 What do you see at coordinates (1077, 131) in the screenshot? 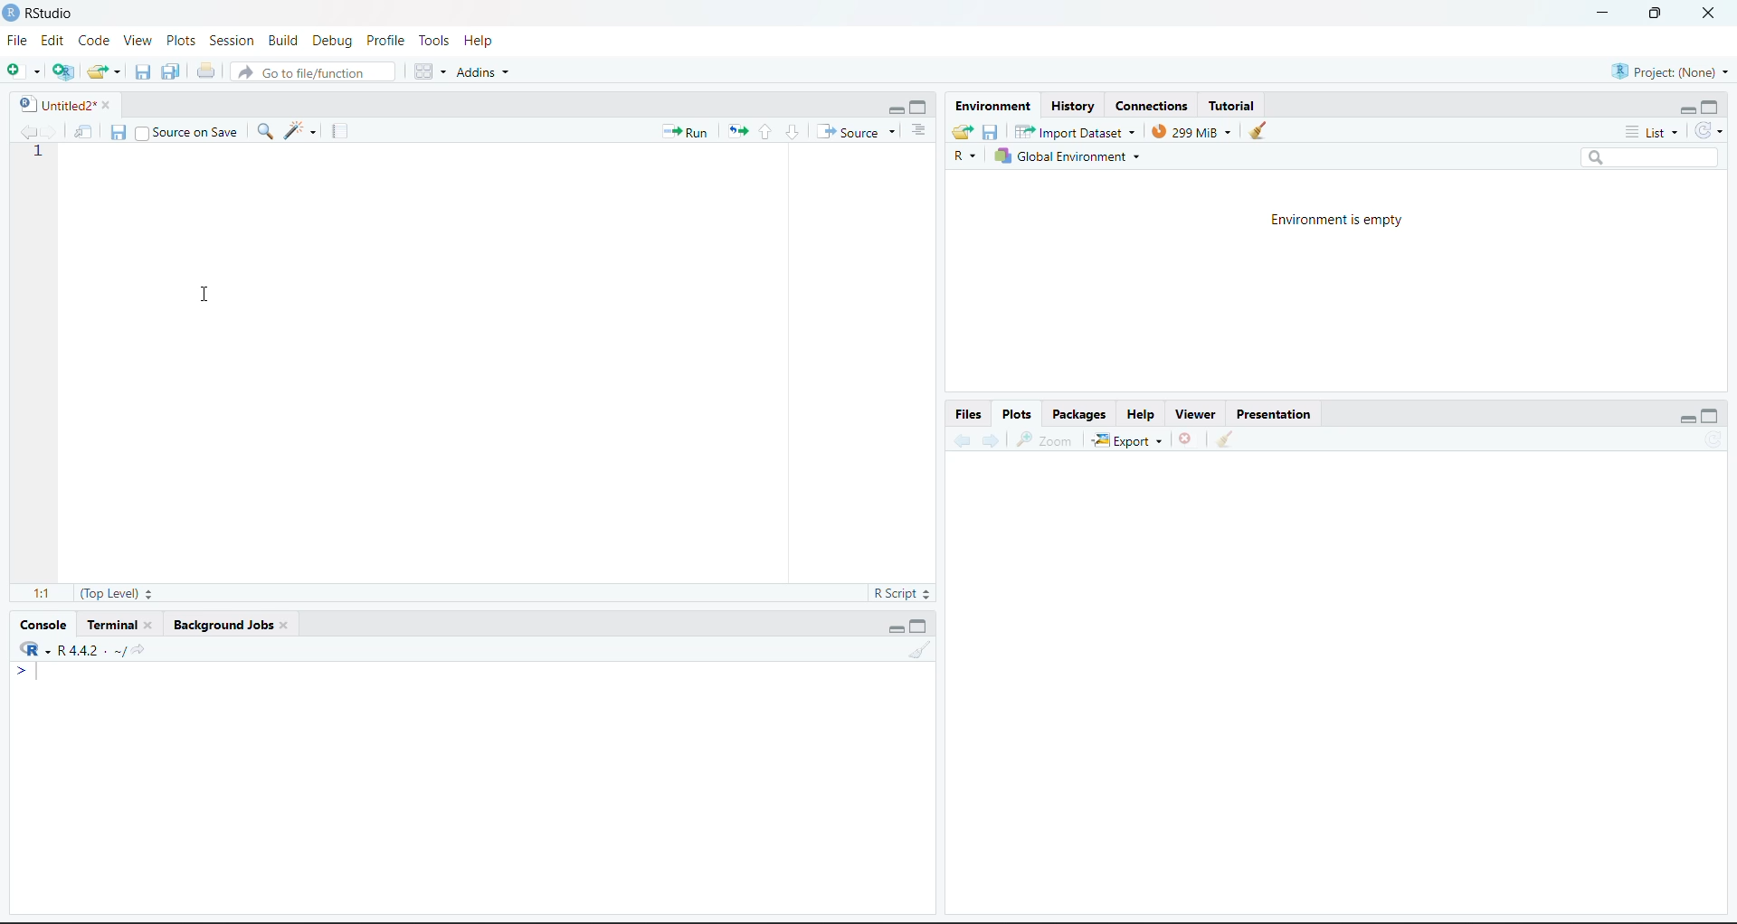
I see `Import dataset` at bounding box center [1077, 131].